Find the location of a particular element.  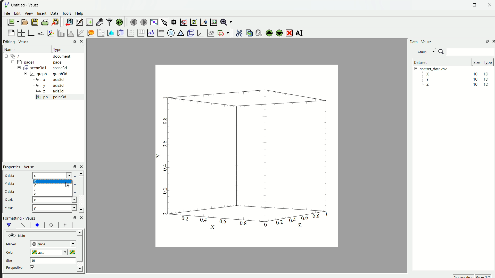

create a new dataset is located at coordinates (89, 22).